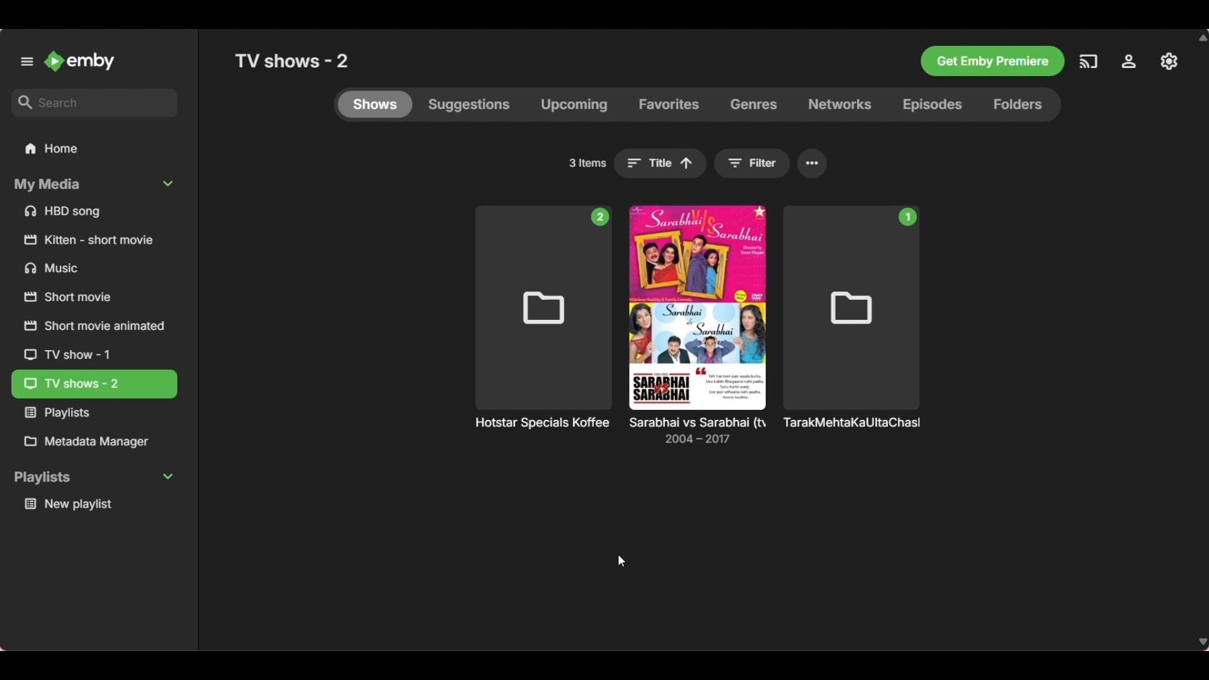 Image resolution: width=1209 pixels, height=680 pixels. What do you see at coordinates (574, 105) in the screenshot?
I see `Upcoming` at bounding box center [574, 105].